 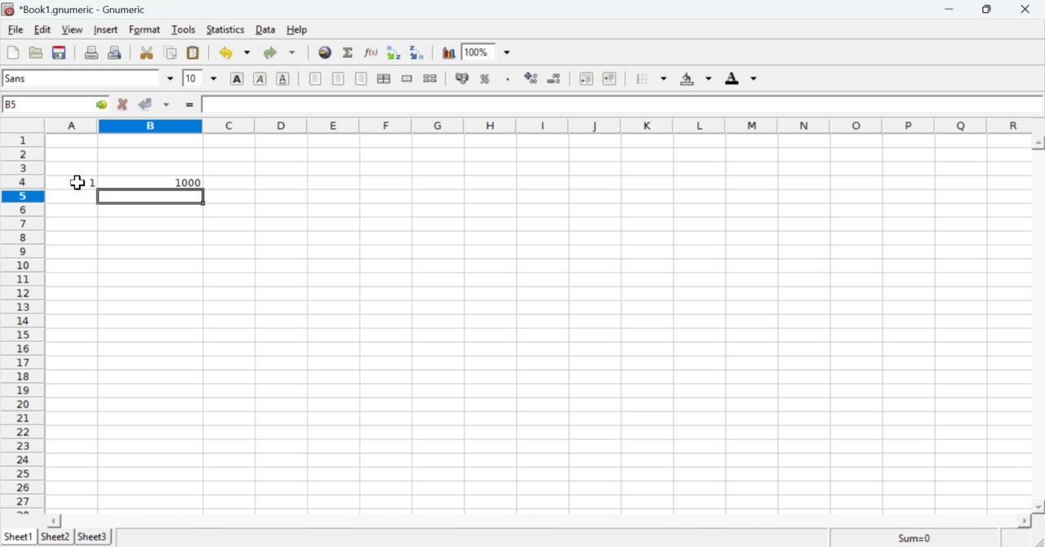 I want to click on Accept change, so click(x=154, y=105).